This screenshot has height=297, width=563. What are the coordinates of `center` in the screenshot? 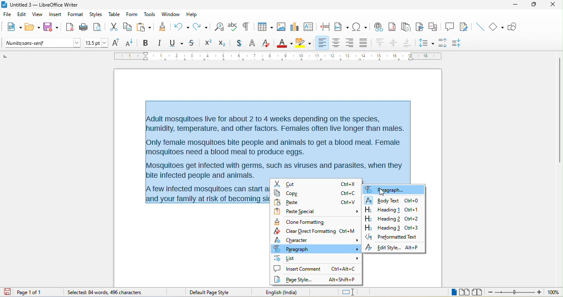 It's located at (394, 43).